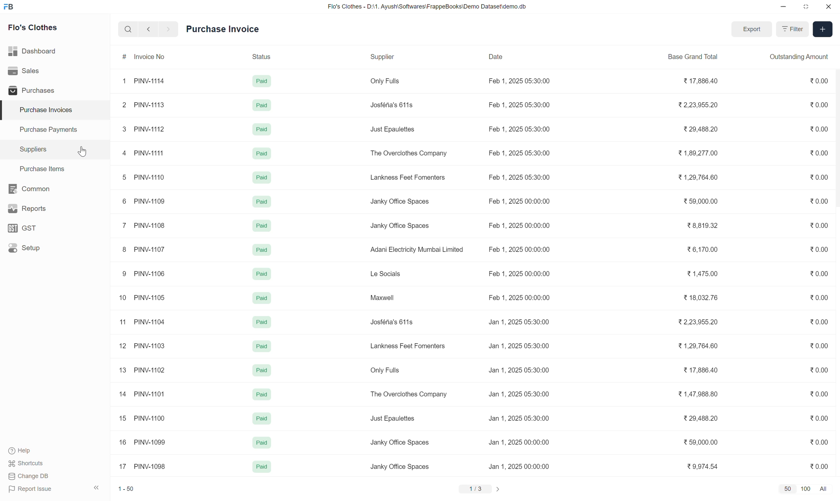 The width and height of the screenshot is (840, 501). I want to click on PINV-1098, so click(151, 466).